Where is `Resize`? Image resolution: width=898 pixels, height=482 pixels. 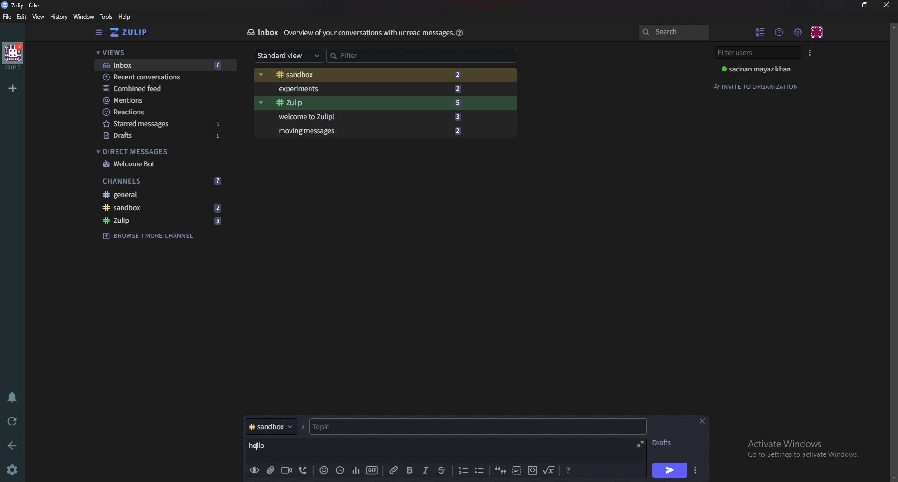
Resize is located at coordinates (866, 5).